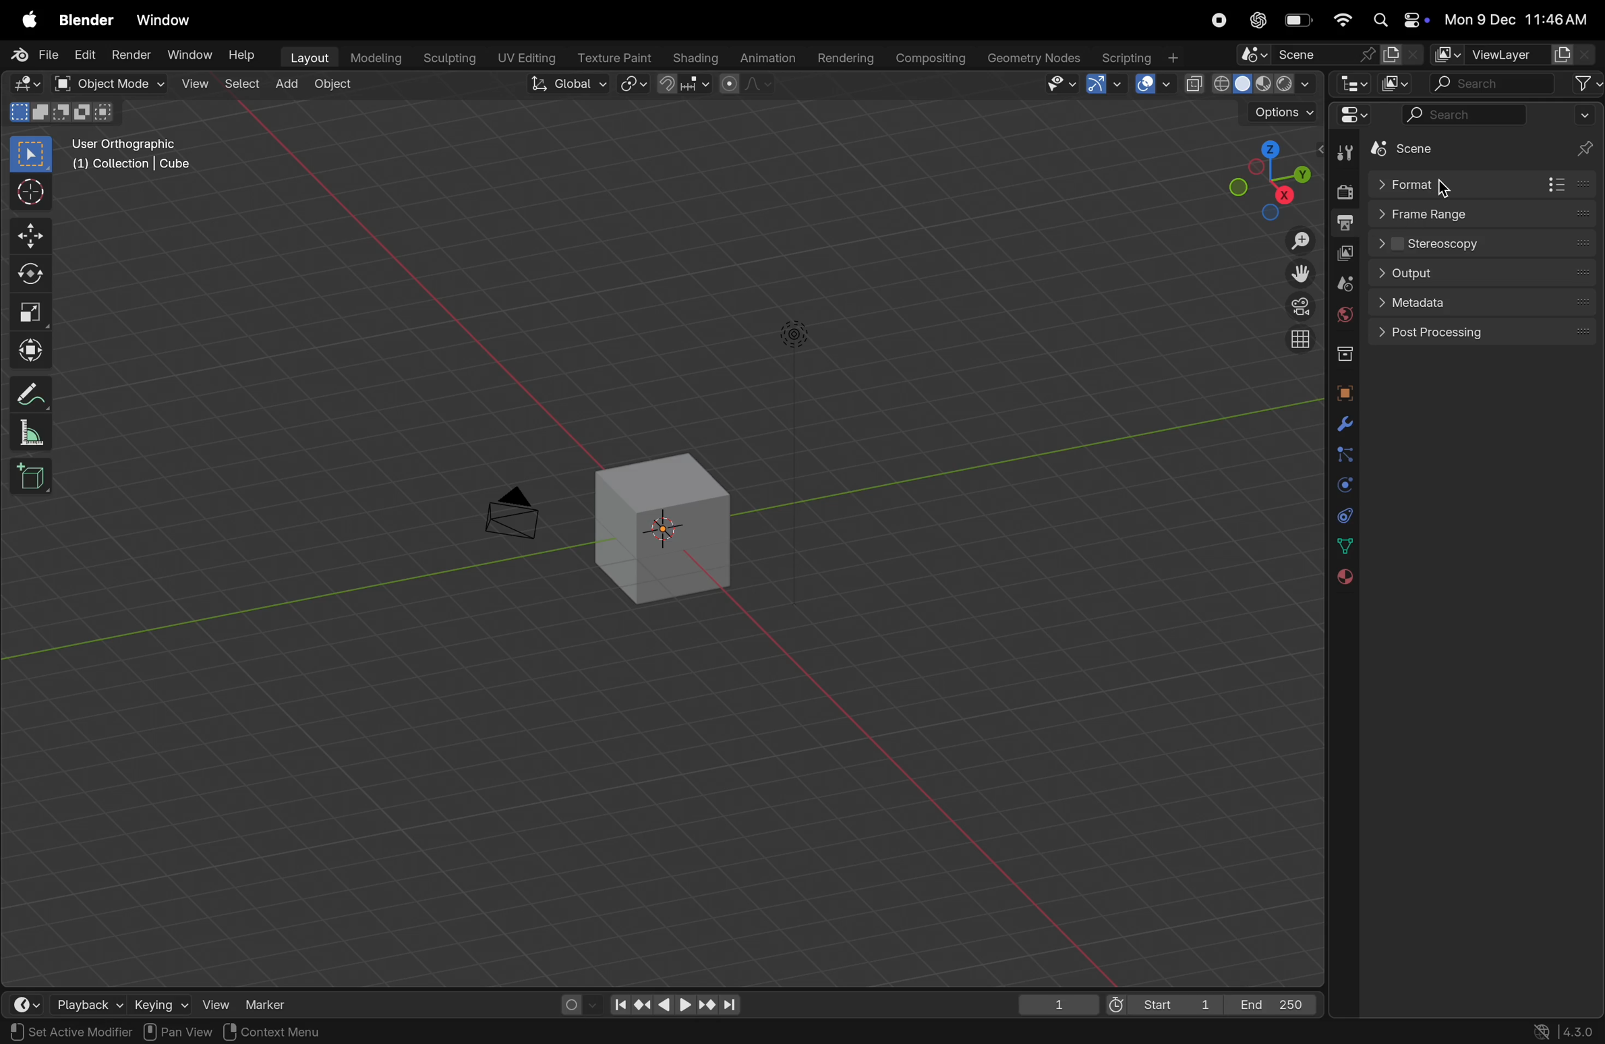  I want to click on select box, so click(30, 155).